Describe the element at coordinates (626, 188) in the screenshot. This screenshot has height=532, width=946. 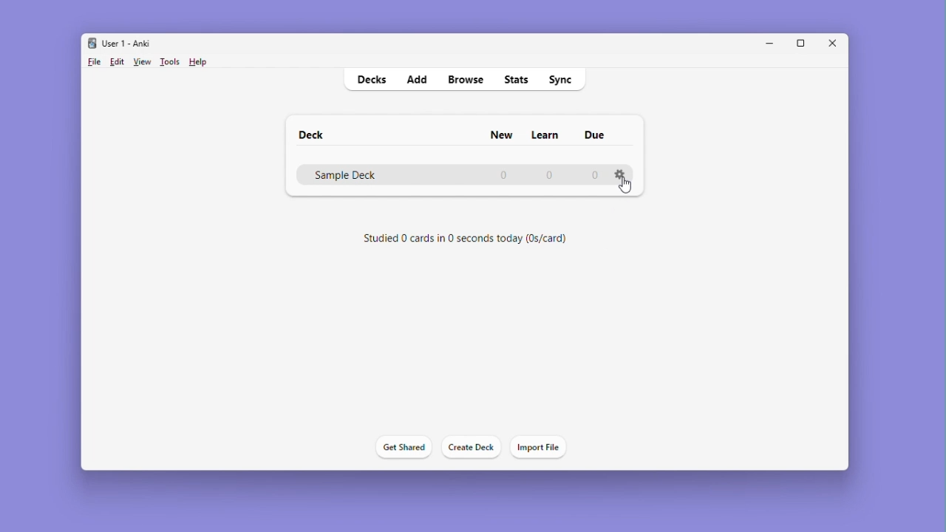
I see `cursor` at that location.